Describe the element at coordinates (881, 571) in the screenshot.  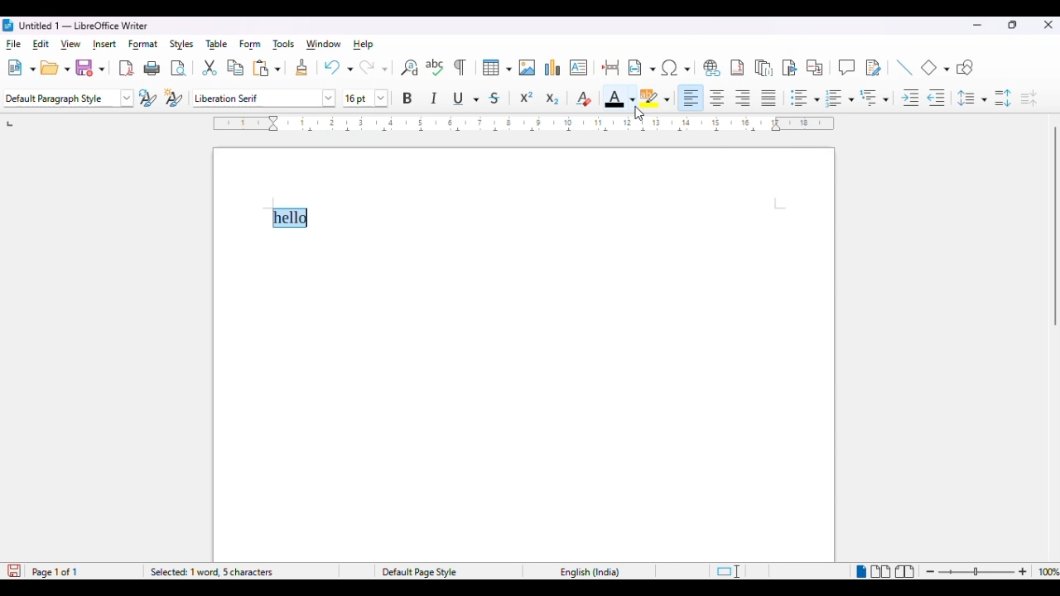
I see `multi-page view` at that location.